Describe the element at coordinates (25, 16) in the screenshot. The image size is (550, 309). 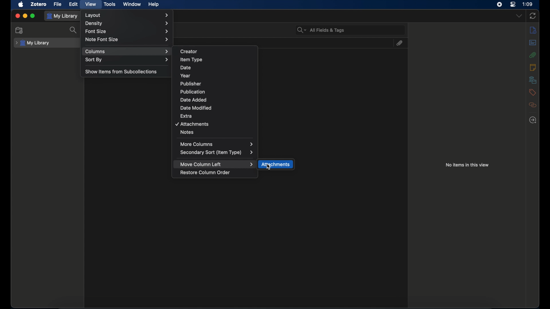
I see `minimize` at that location.